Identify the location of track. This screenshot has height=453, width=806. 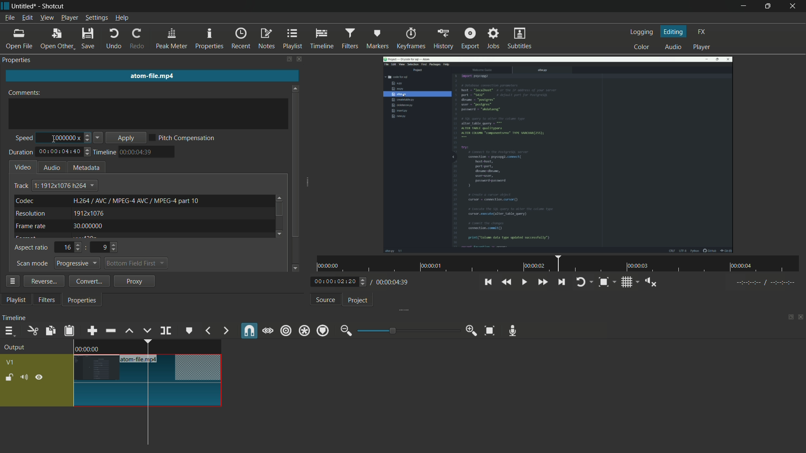
(21, 186).